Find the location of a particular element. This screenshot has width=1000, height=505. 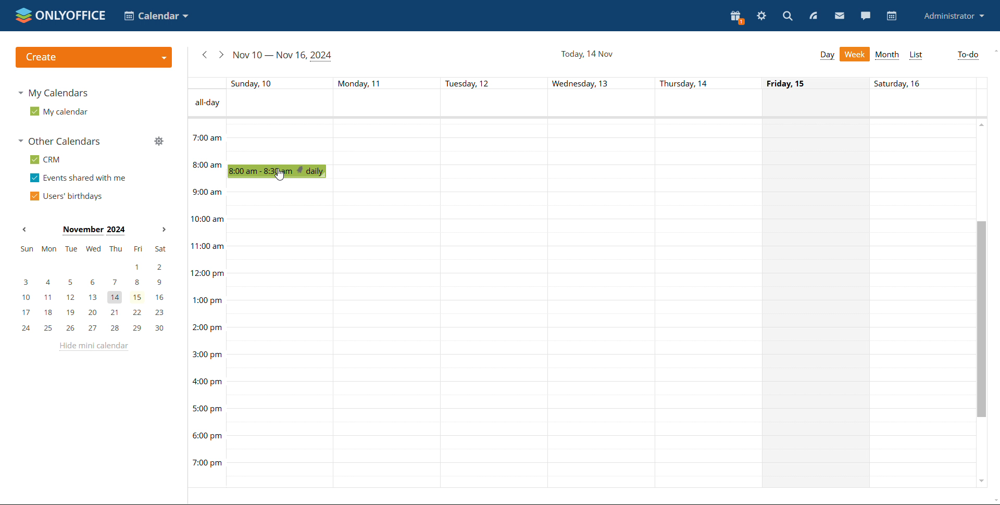

scroll up is located at coordinates (982, 124).